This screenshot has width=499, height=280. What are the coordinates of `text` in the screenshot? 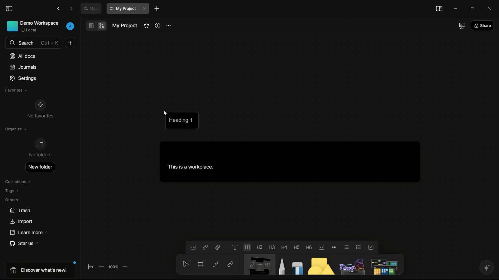 It's located at (235, 247).